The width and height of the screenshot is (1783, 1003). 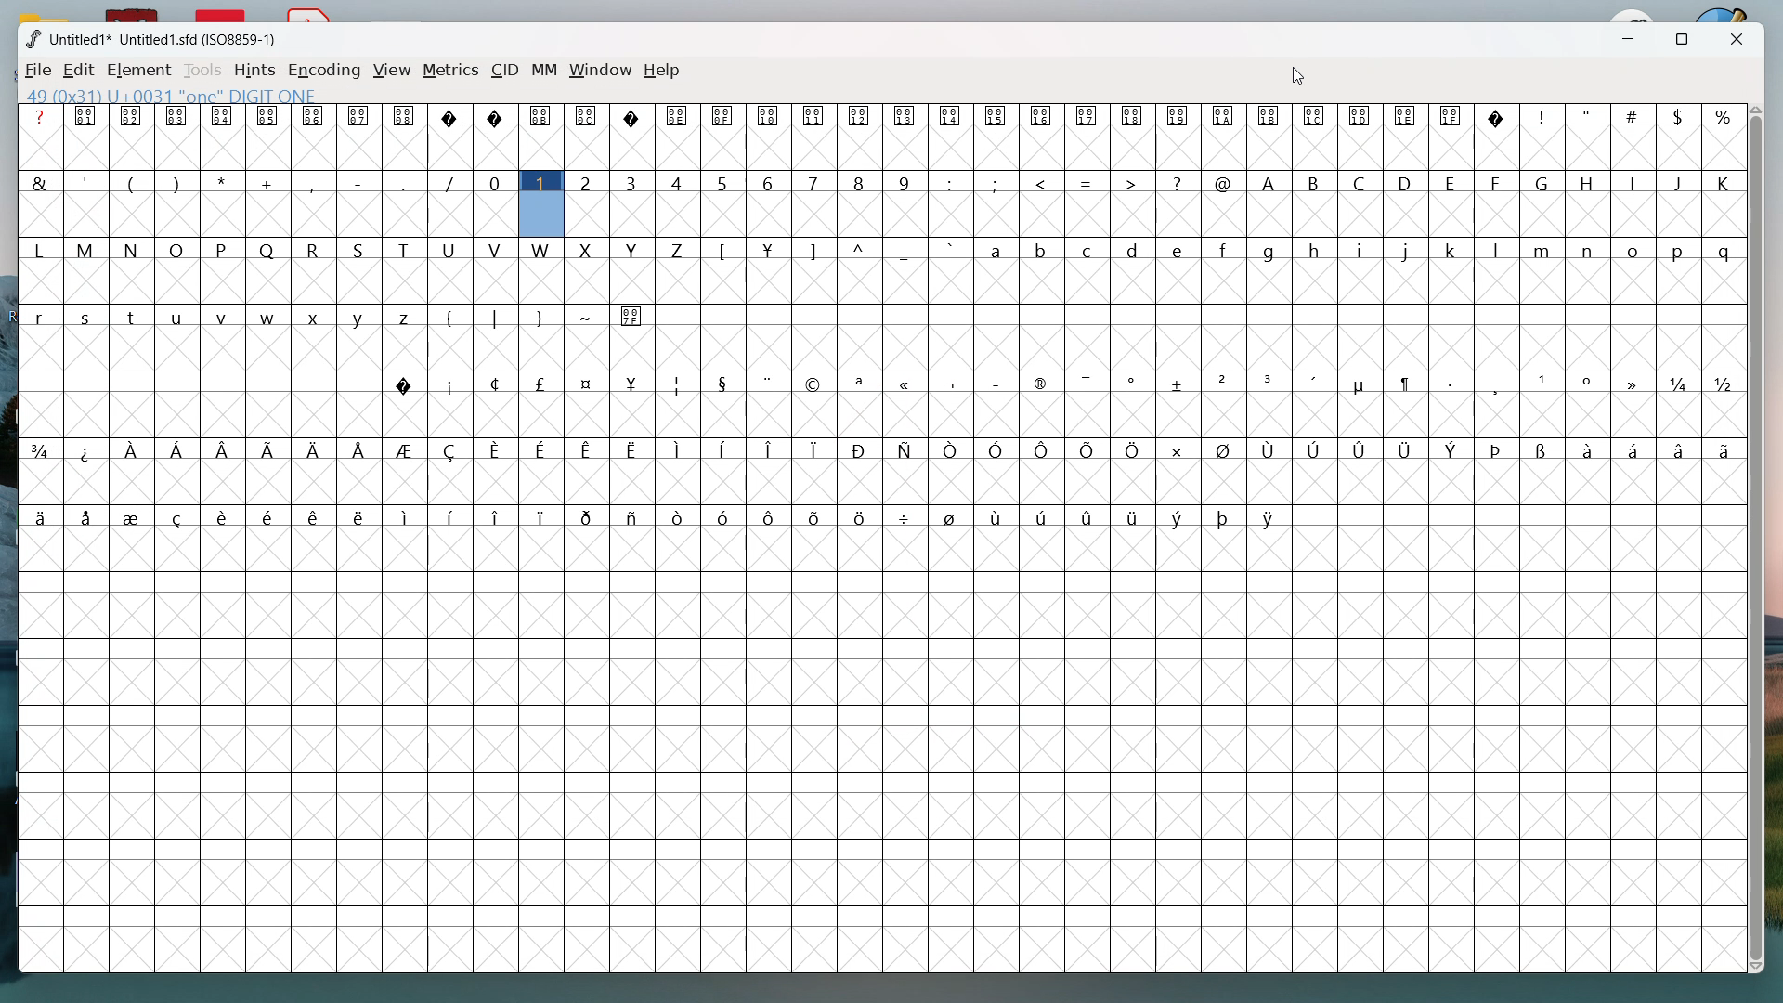 I want to click on symbol, so click(x=87, y=451).